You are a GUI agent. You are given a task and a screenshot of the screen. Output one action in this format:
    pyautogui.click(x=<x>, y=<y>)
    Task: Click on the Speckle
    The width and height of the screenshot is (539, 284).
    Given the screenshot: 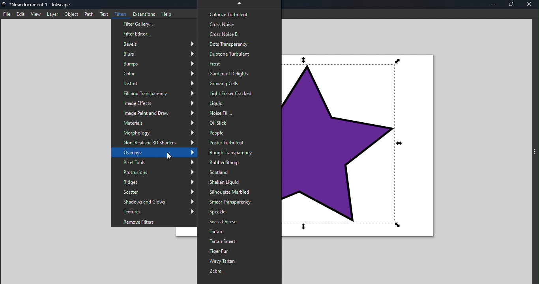 What is the action you would take?
    pyautogui.click(x=240, y=212)
    